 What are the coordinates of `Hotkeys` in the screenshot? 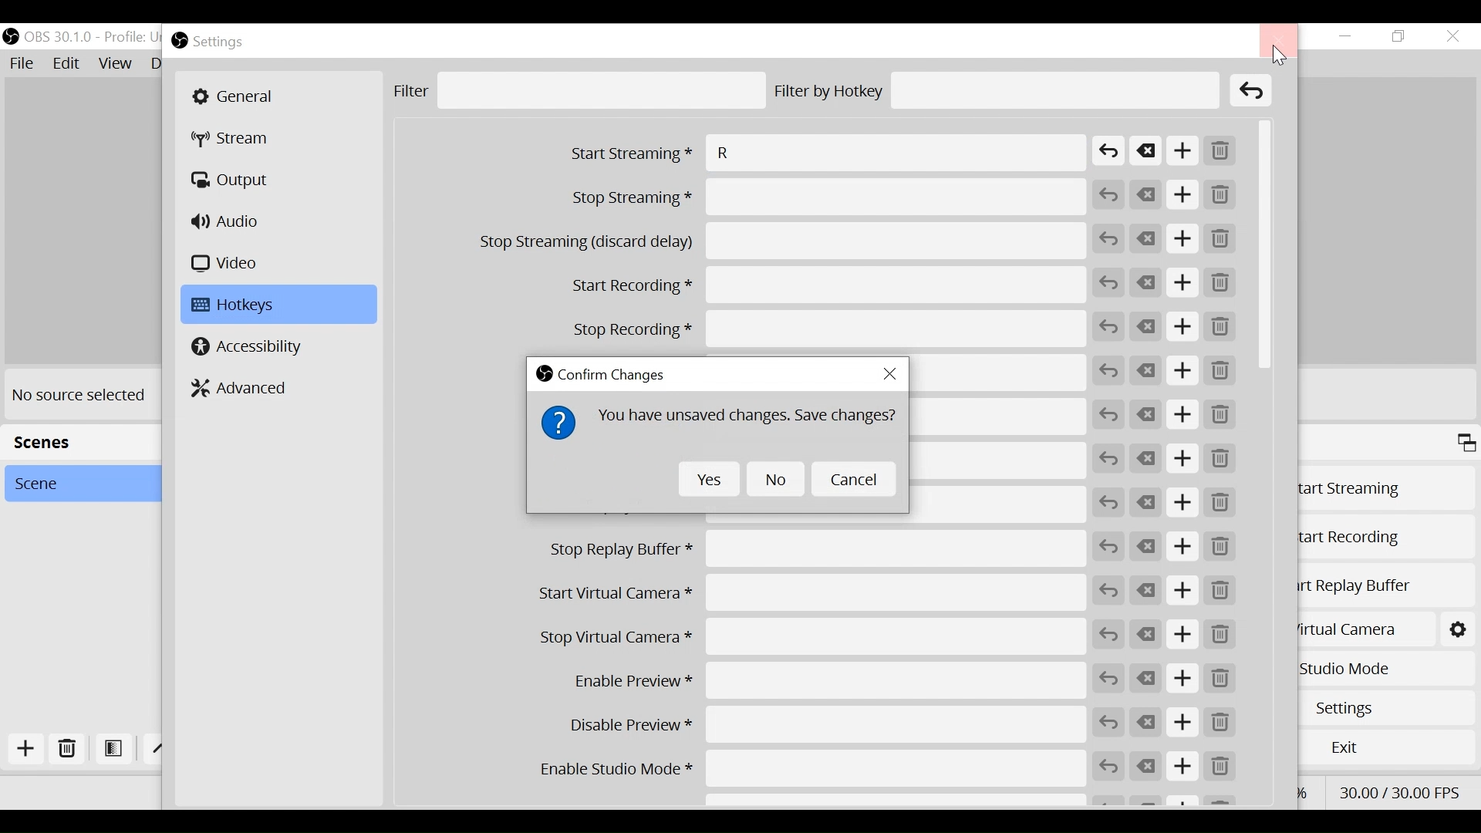 It's located at (279, 304).